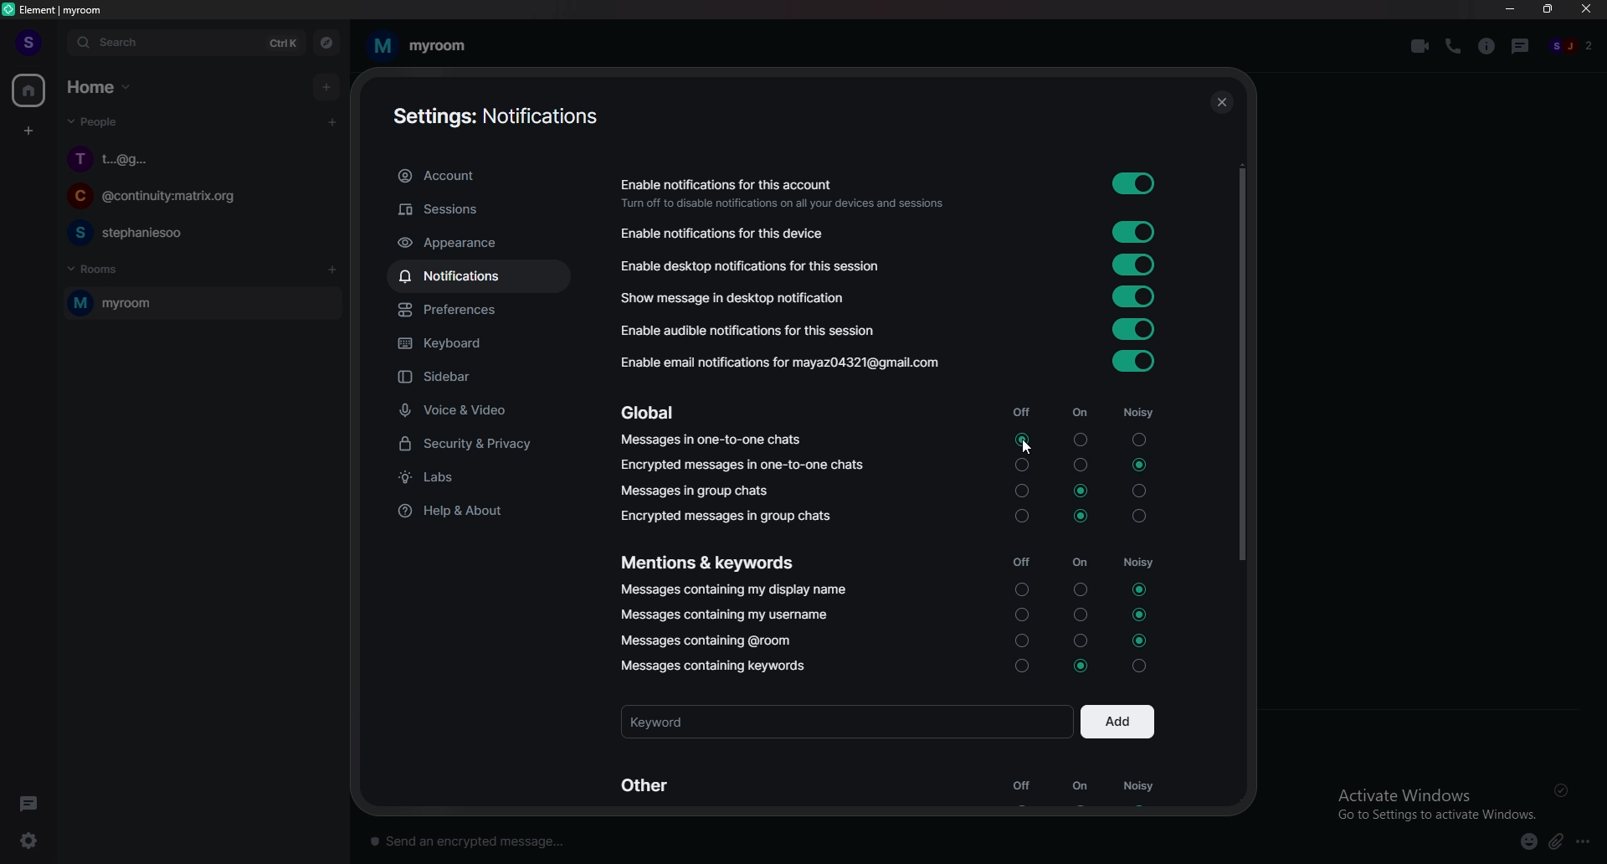 This screenshot has width=1607, height=864. I want to click on chat, so click(193, 160).